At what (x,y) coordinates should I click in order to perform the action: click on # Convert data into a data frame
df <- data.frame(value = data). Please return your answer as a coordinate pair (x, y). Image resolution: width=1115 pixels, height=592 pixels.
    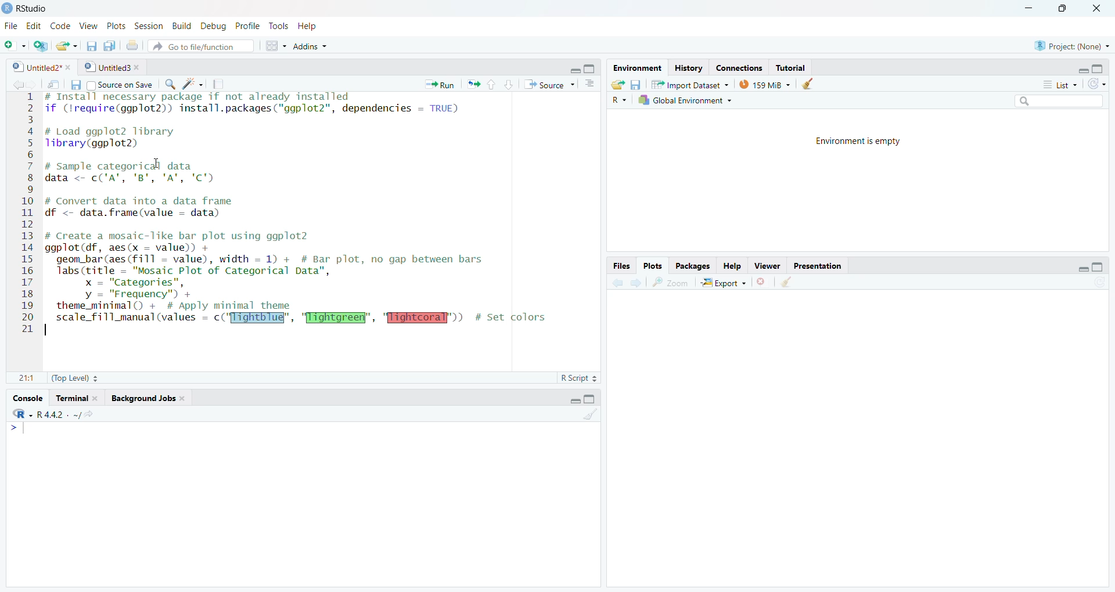
    Looking at the image, I should click on (145, 207).